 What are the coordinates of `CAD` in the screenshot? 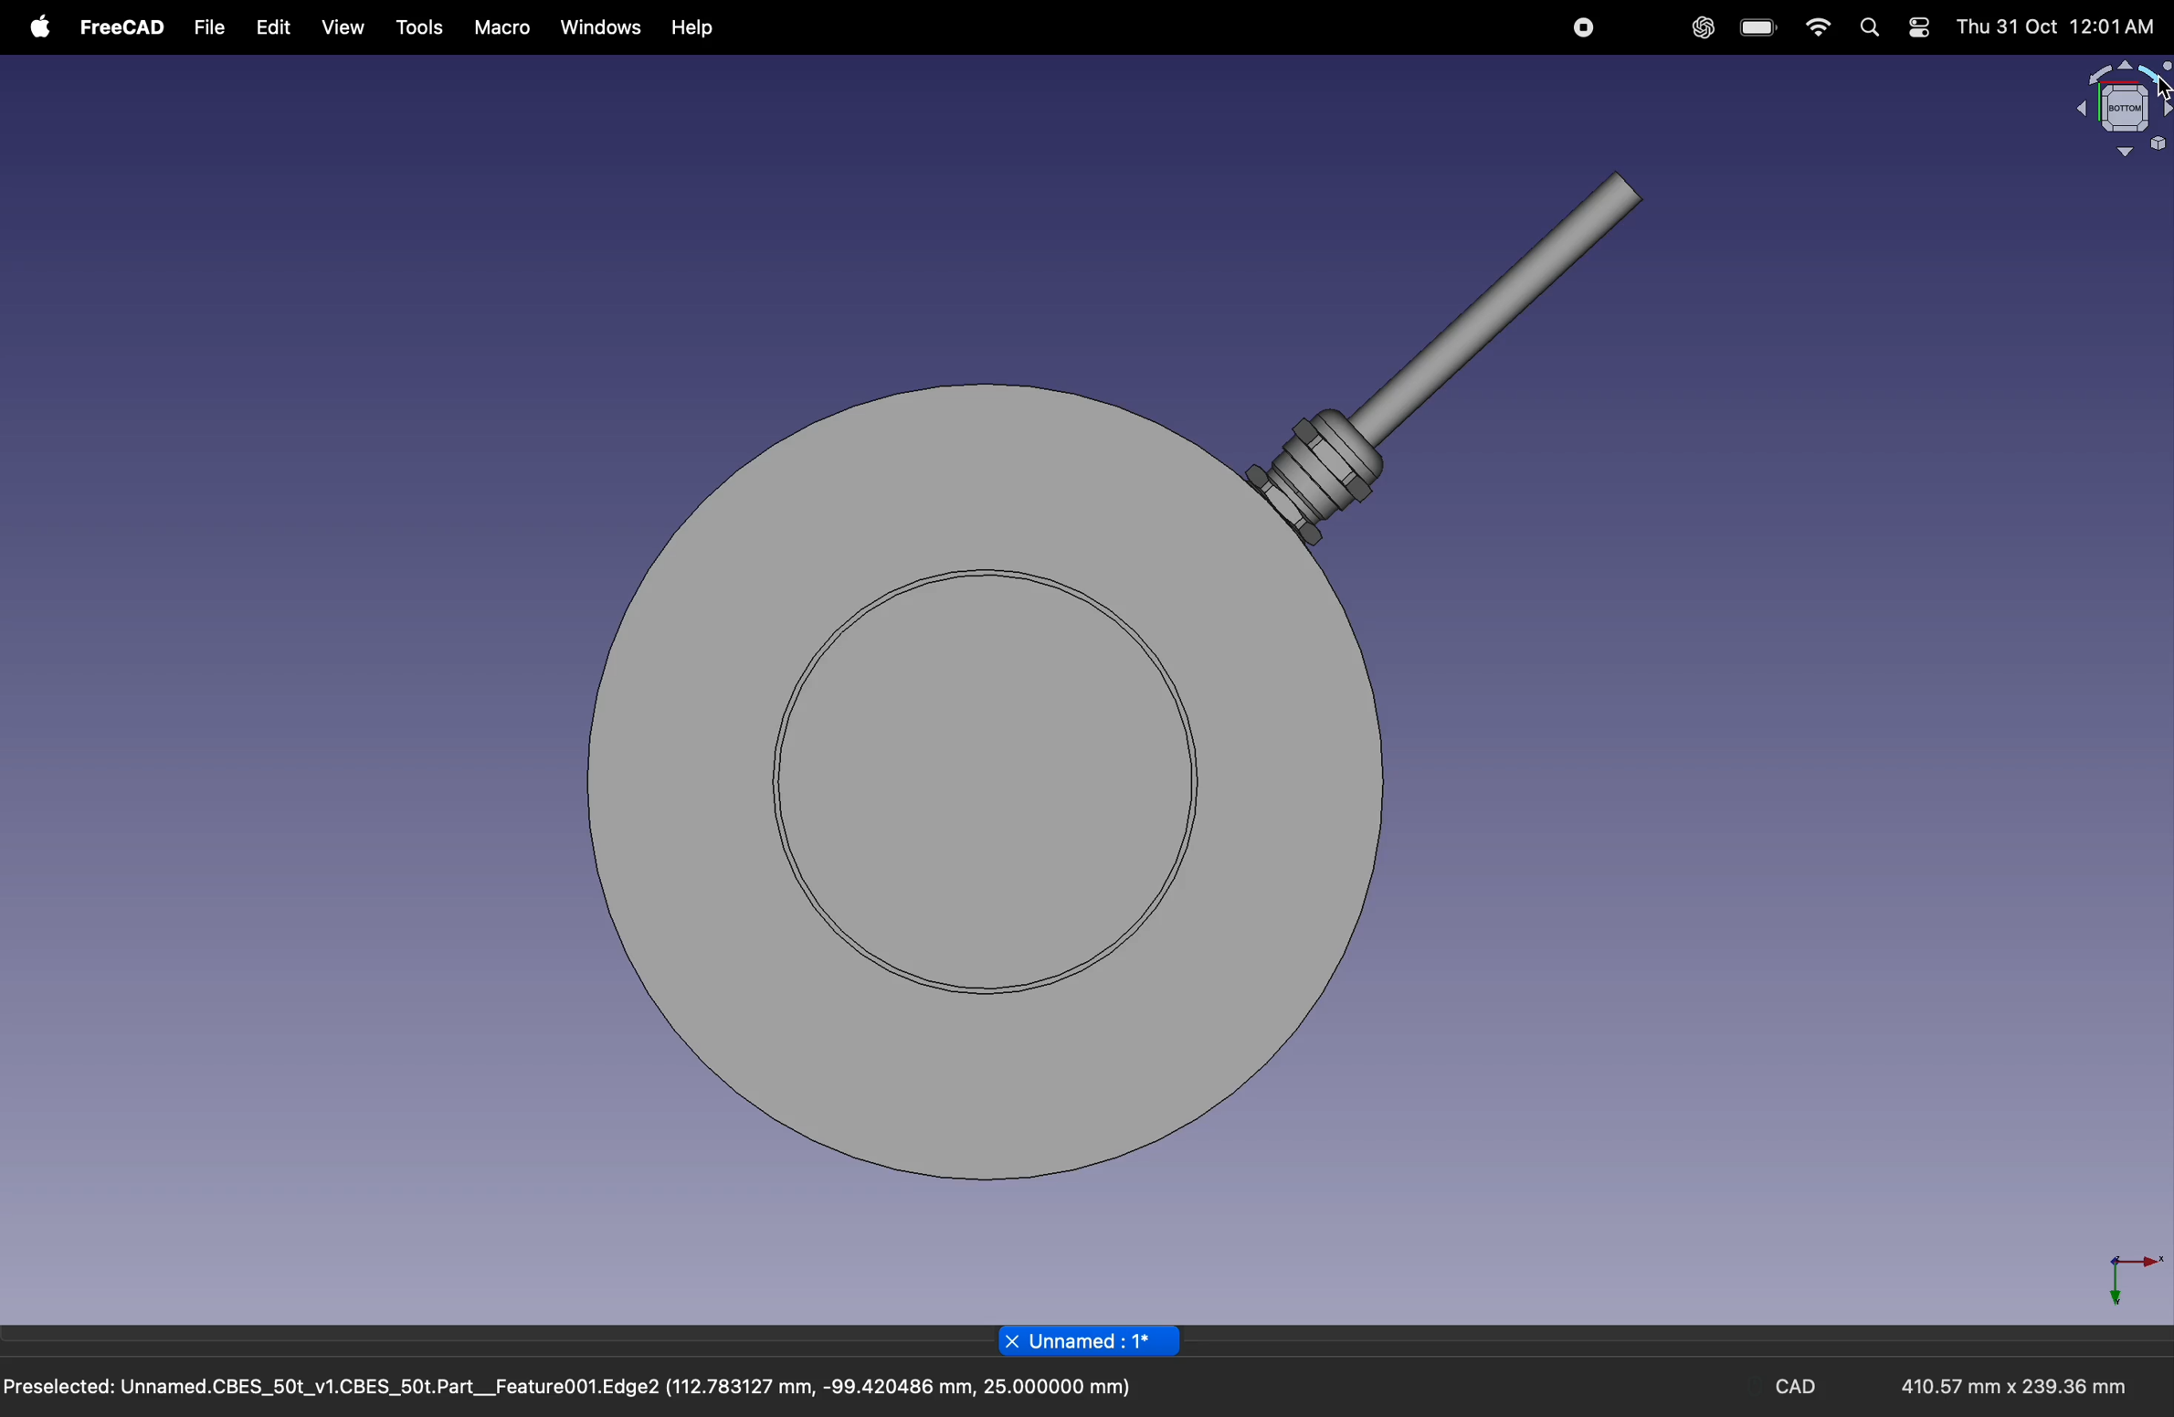 It's located at (1797, 1390).